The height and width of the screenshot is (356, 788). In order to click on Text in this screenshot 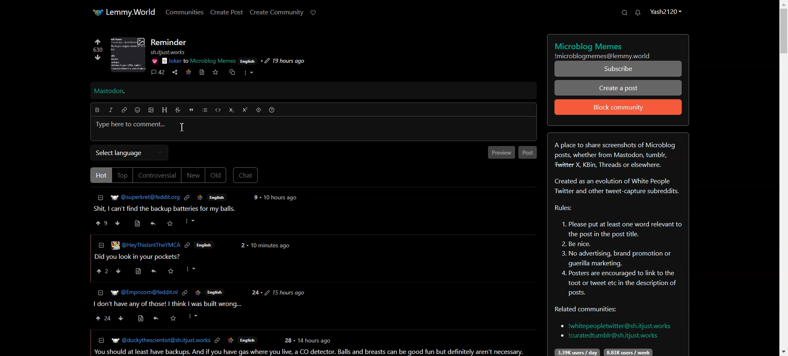, I will do `click(169, 42)`.